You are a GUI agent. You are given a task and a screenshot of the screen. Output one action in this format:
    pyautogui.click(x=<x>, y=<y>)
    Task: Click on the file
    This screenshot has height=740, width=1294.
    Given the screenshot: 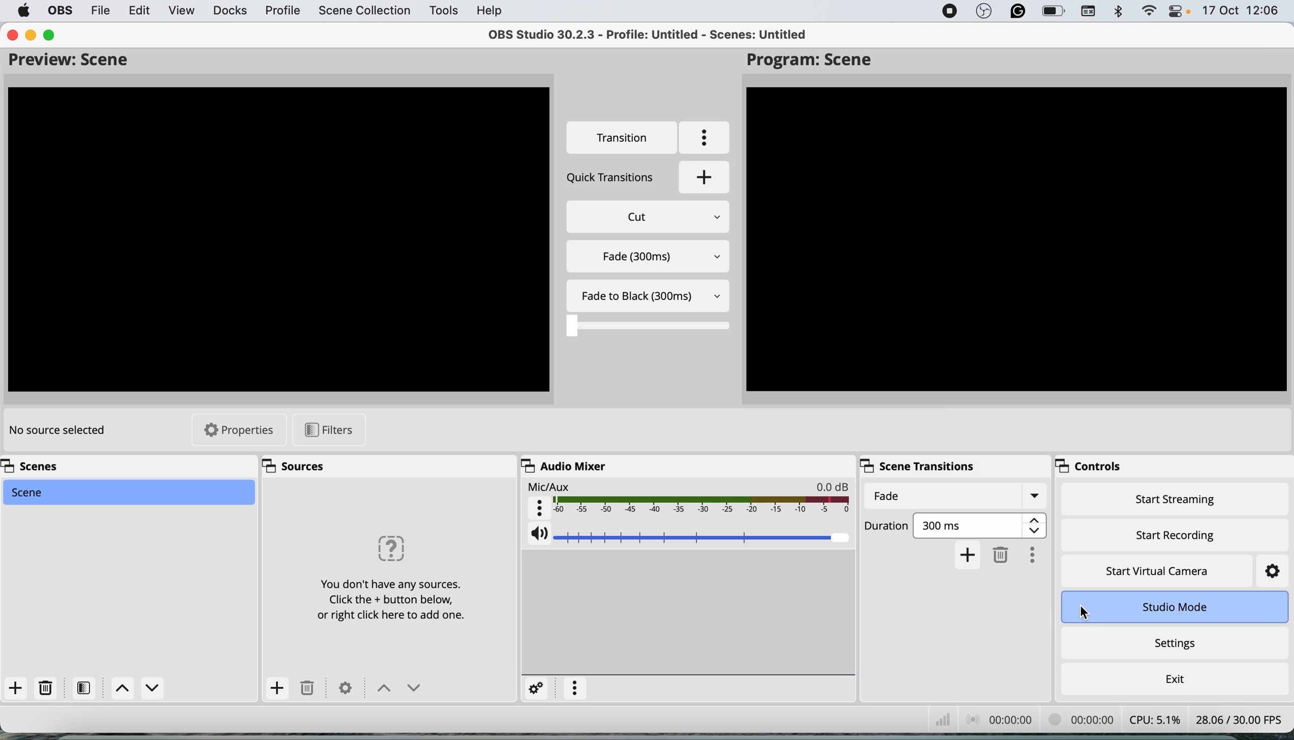 What is the action you would take?
    pyautogui.click(x=100, y=12)
    